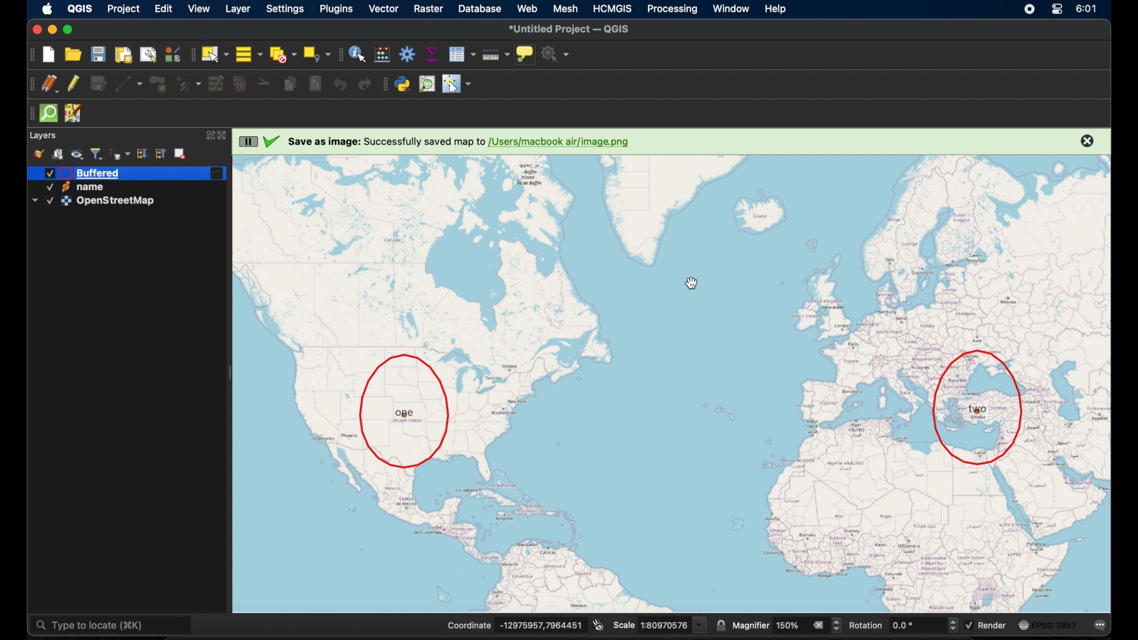  I want to click on no action selected, so click(557, 54).